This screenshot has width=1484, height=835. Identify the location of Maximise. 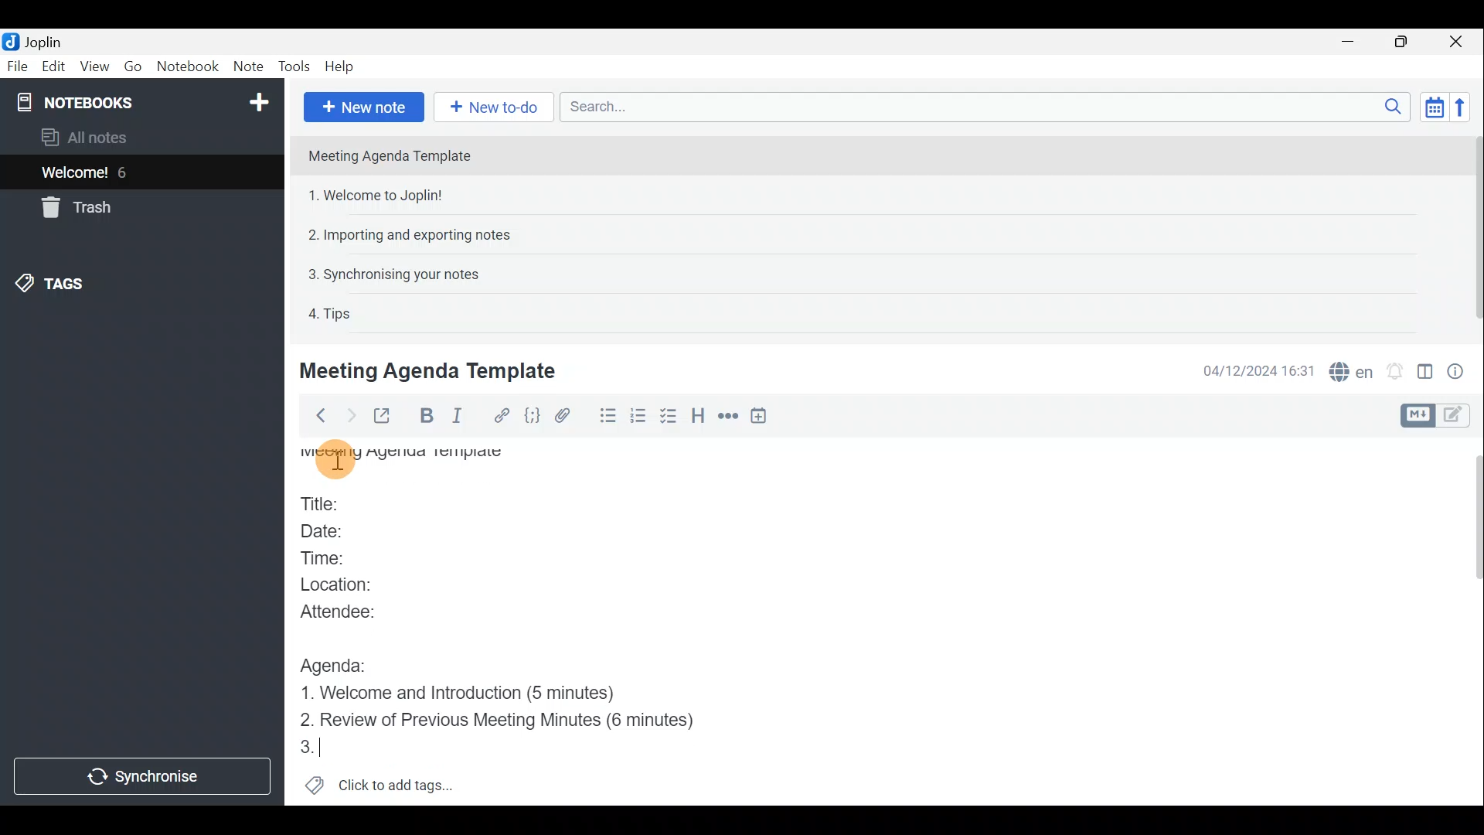
(1402, 43).